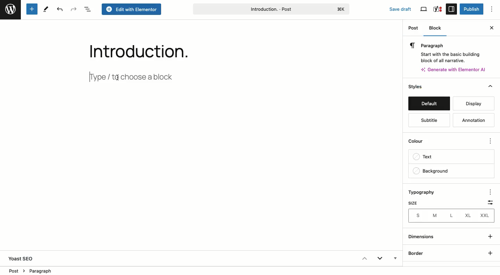 This screenshot has height=275, width=500. Describe the element at coordinates (132, 10) in the screenshot. I see `Edit with Elementor` at that location.